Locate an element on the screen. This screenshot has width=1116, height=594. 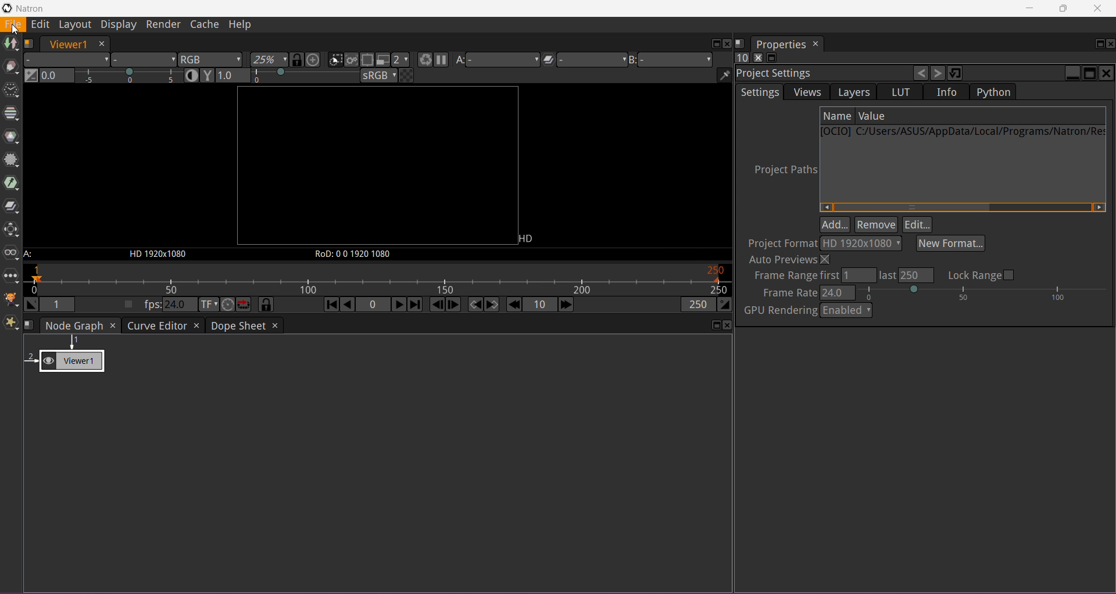
Project Paths is located at coordinates (775, 170).